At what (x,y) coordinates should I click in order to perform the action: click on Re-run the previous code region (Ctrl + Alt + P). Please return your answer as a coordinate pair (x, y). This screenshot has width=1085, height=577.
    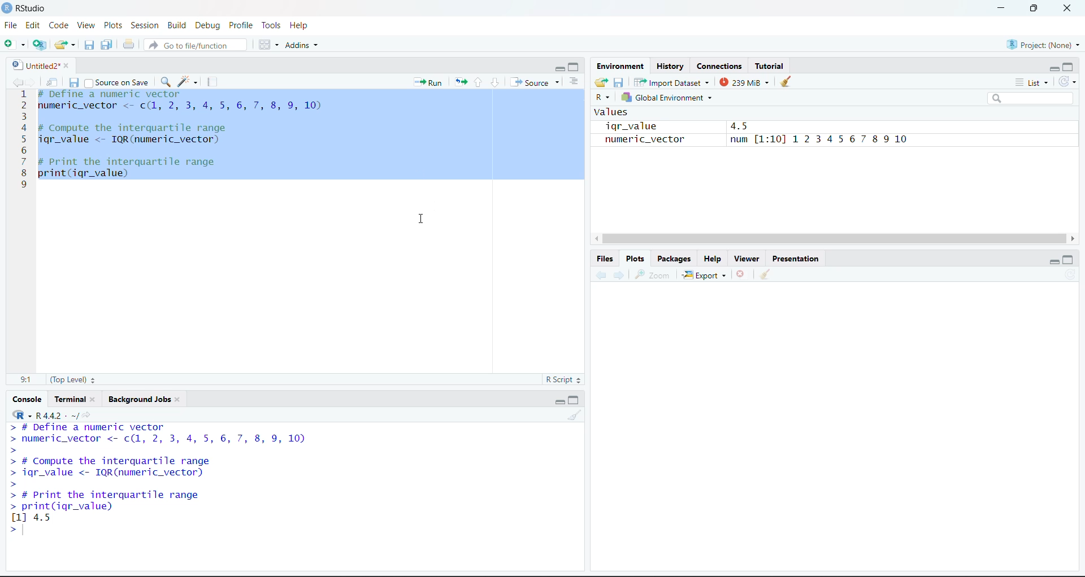
    Looking at the image, I should click on (461, 82).